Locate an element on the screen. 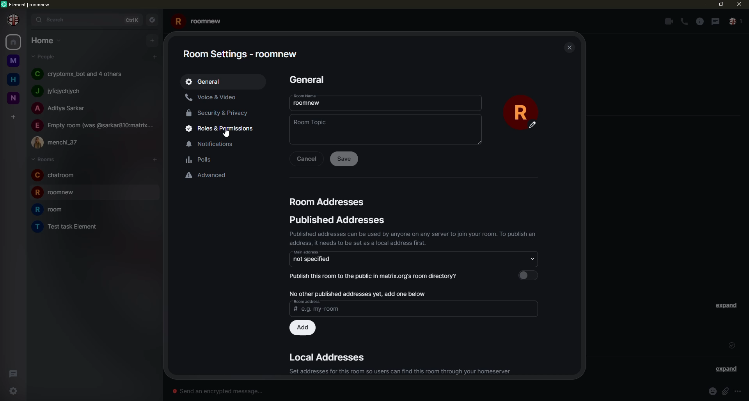 This screenshot has width=749, height=401. address is located at coordinates (327, 355).